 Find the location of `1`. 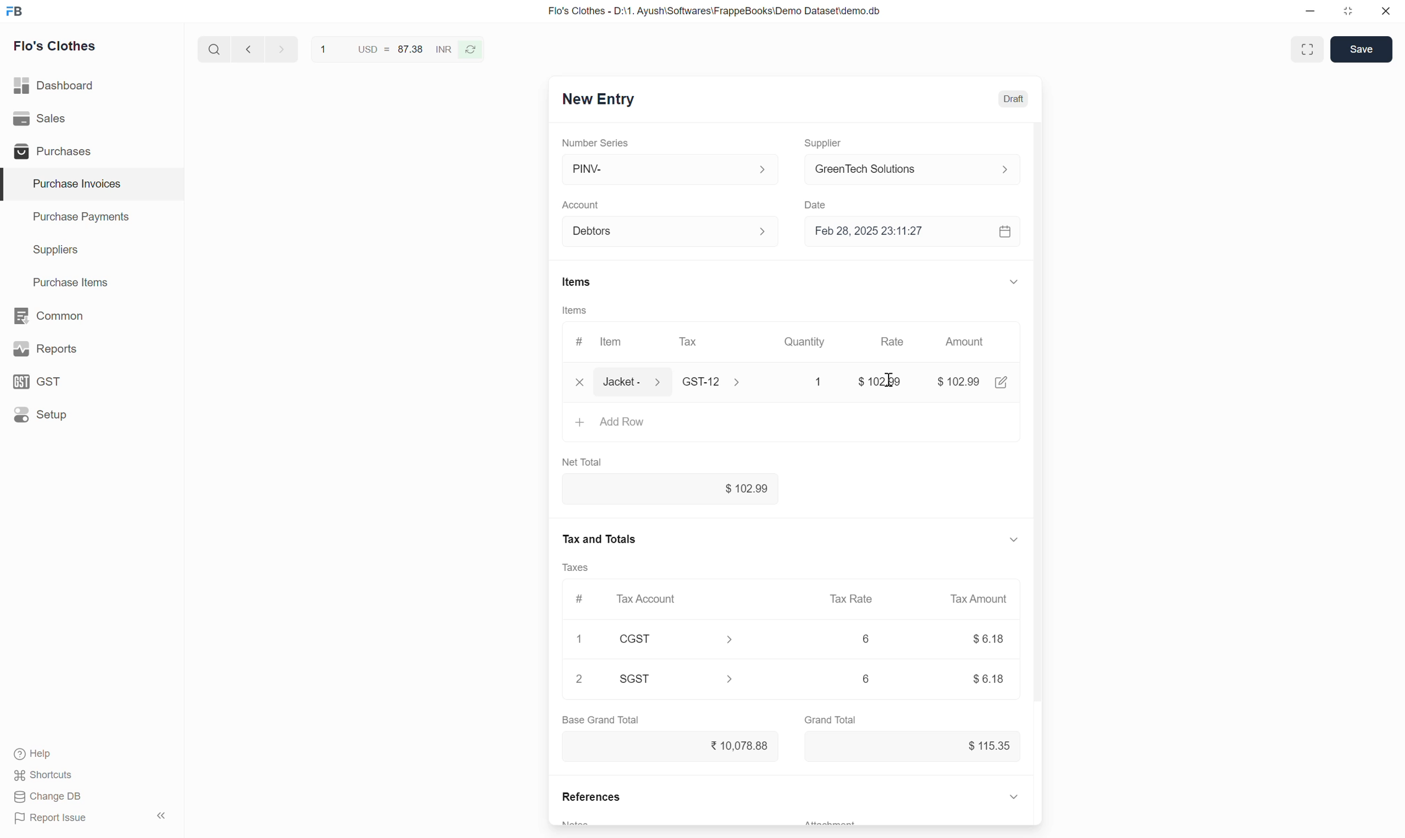

1 is located at coordinates (579, 639).